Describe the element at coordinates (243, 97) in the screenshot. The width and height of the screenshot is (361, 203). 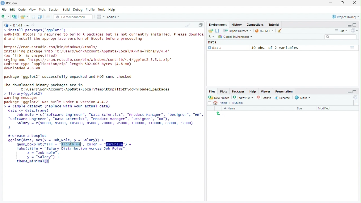
I see `Create new file` at that location.